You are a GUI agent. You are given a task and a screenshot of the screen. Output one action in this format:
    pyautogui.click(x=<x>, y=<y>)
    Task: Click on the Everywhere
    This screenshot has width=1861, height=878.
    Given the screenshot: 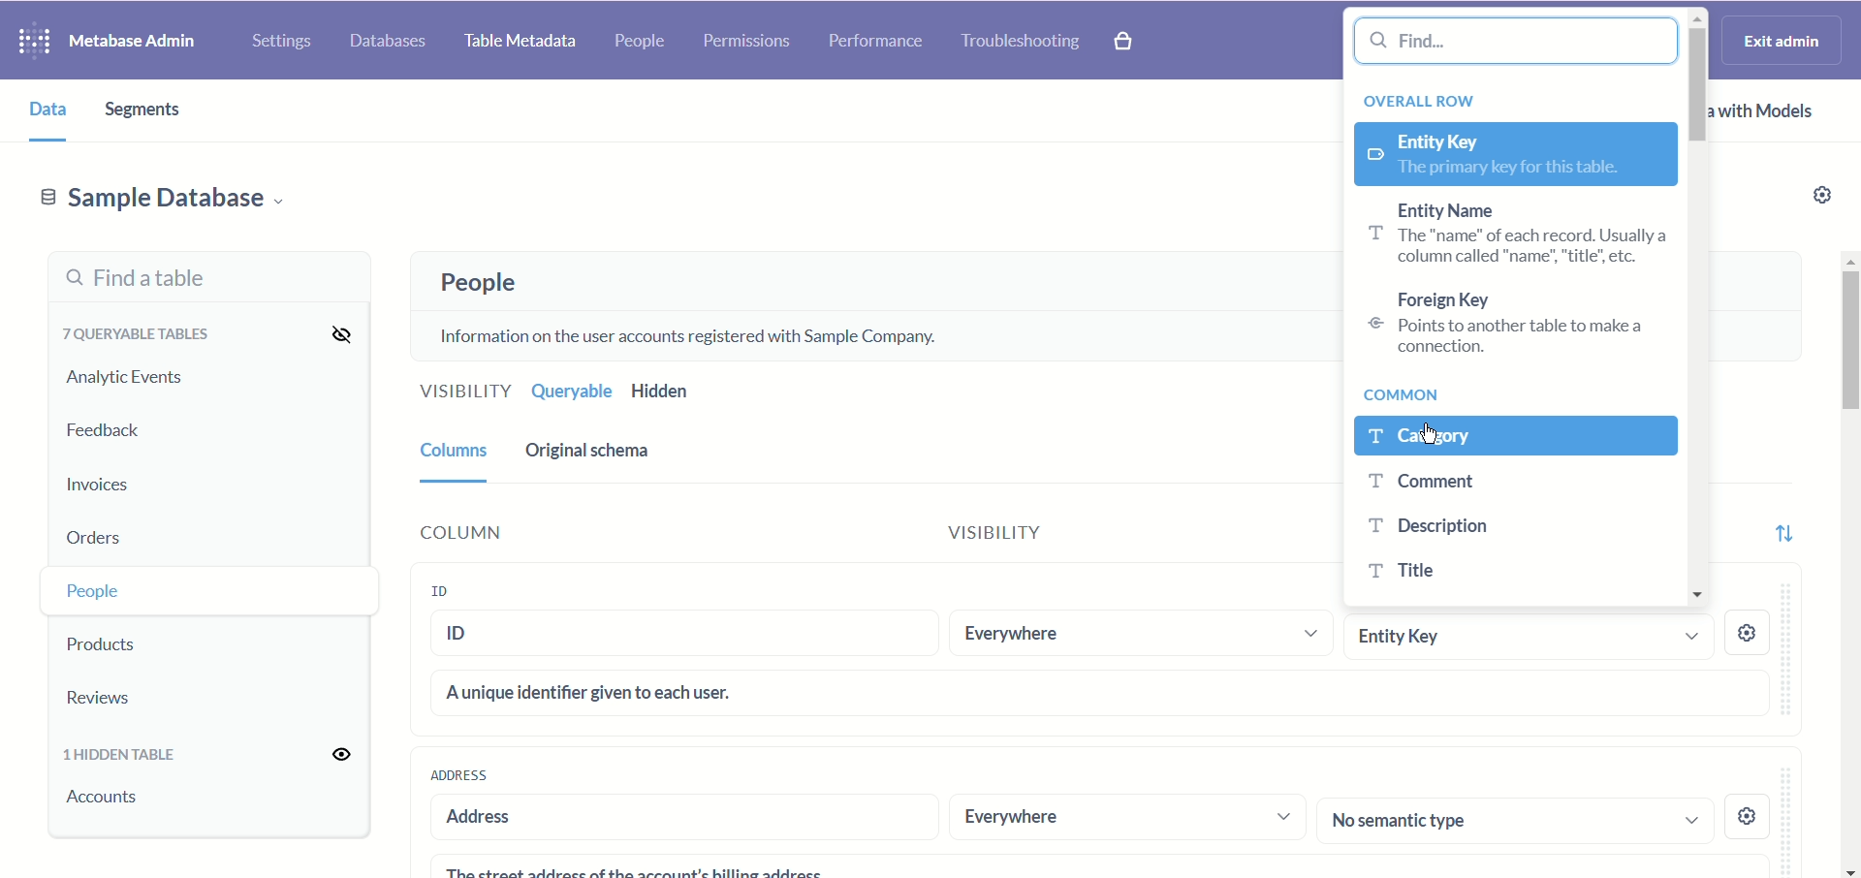 What is the action you would take?
    pyautogui.click(x=1127, y=818)
    